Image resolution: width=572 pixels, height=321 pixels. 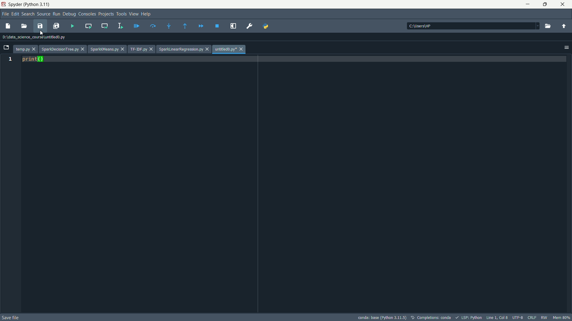 What do you see at coordinates (88, 26) in the screenshot?
I see `run current cell` at bounding box center [88, 26].